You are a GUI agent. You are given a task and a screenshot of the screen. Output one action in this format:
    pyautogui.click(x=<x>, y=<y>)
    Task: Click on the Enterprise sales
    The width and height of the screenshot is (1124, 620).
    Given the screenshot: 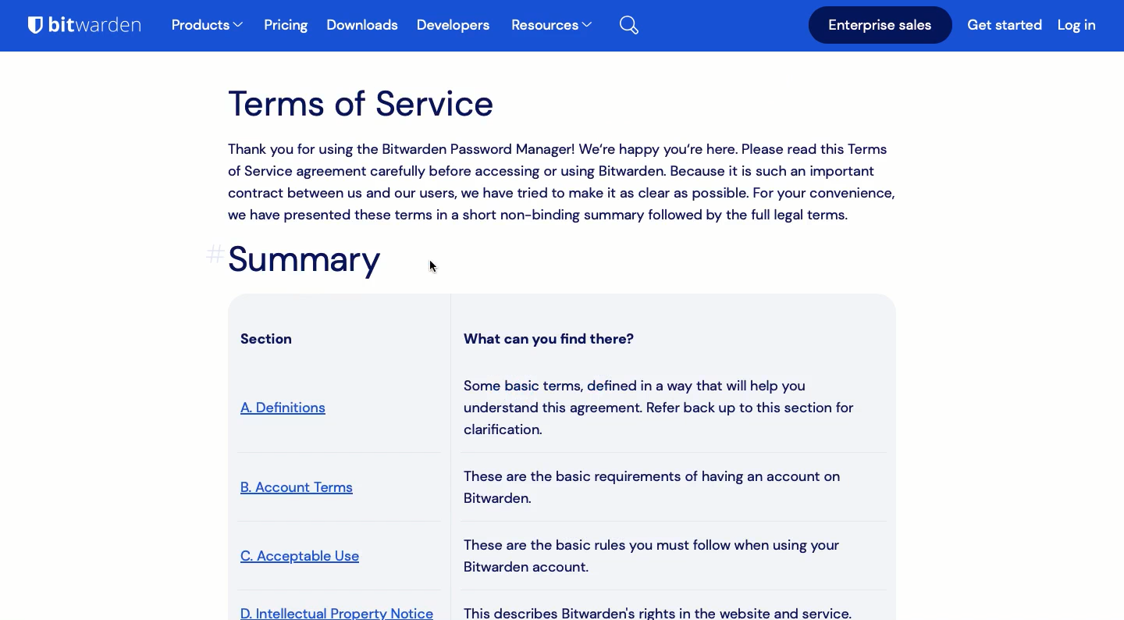 What is the action you would take?
    pyautogui.click(x=880, y=26)
    